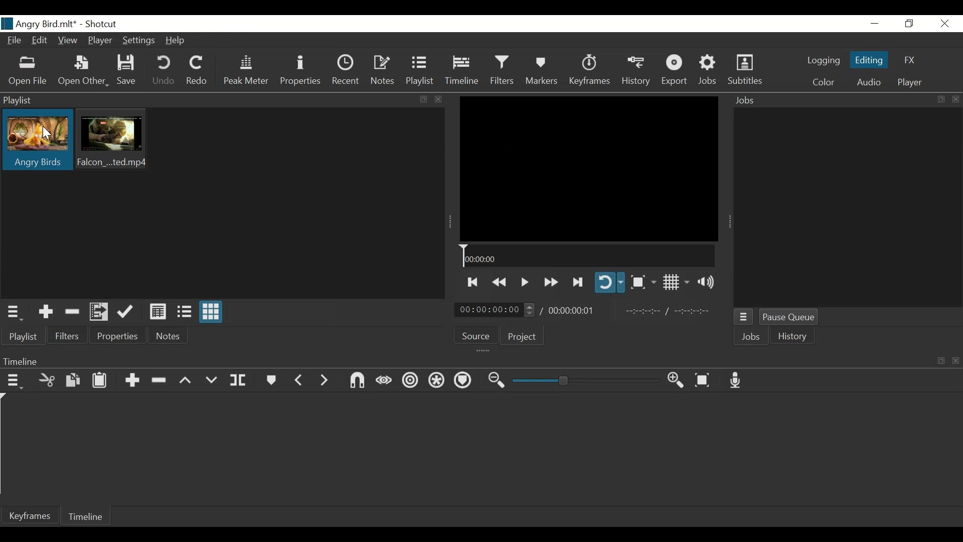 This screenshot has width=963, height=542. I want to click on Cut, so click(47, 380).